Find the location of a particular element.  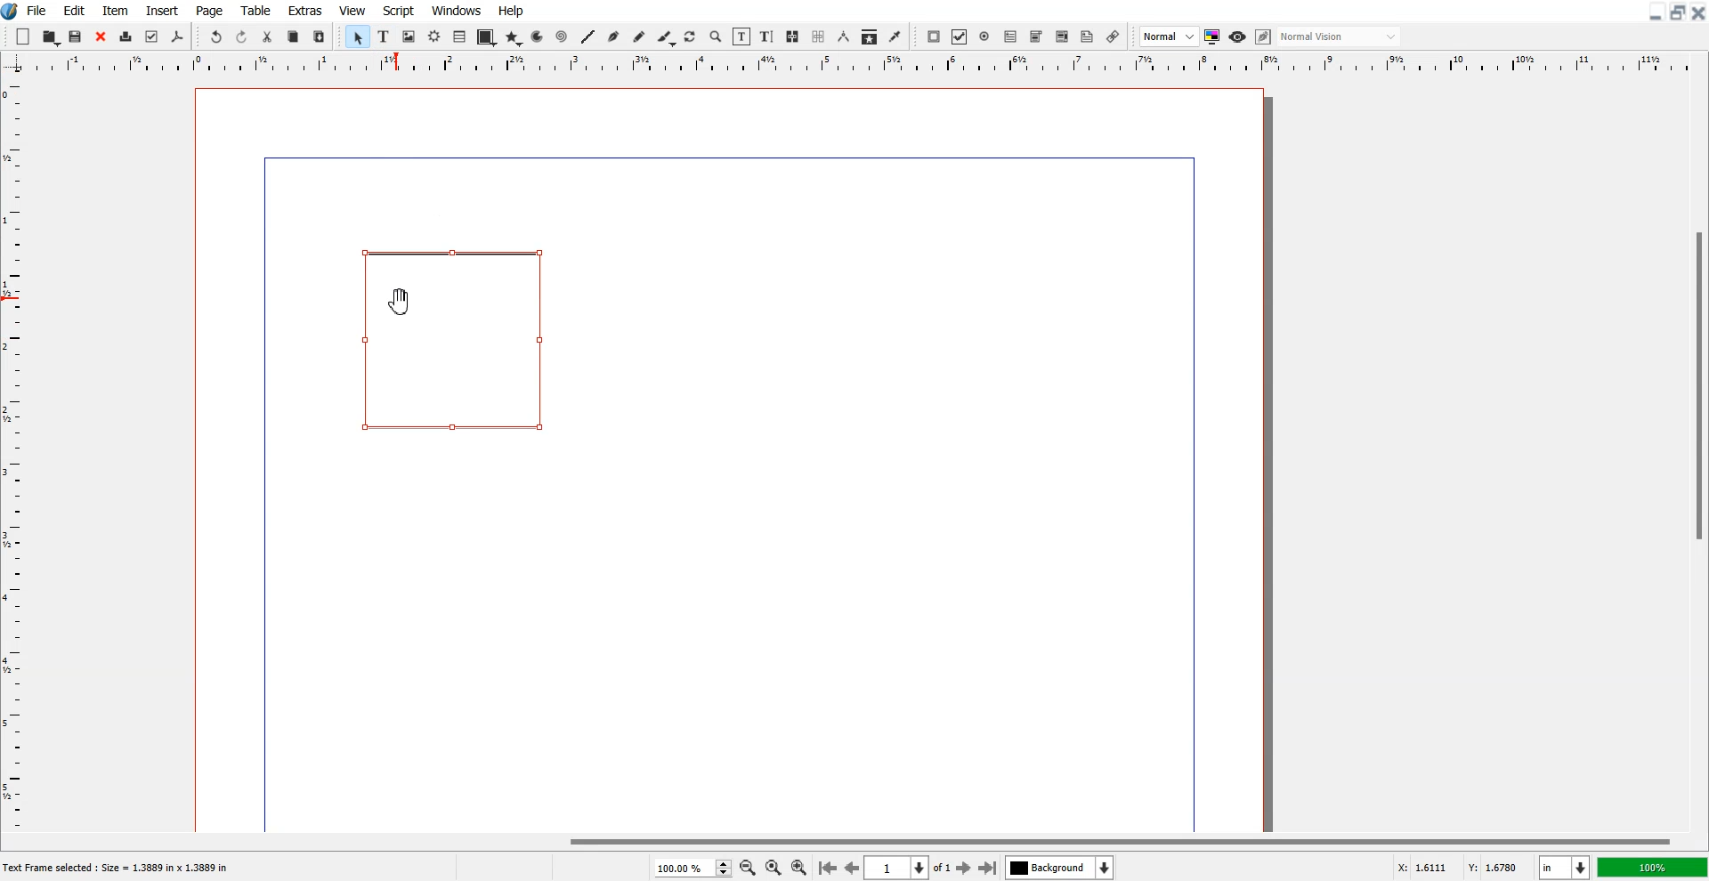

Text Frame is located at coordinates (385, 36).